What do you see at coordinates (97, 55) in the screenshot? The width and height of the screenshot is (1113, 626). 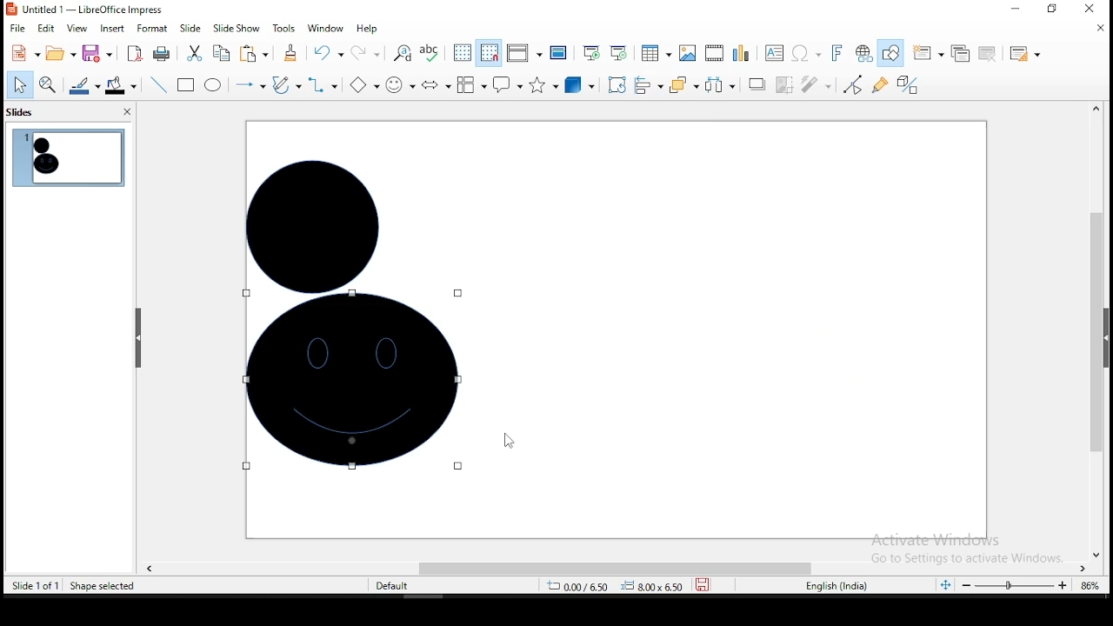 I see `save` at bounding box center [97, 55].